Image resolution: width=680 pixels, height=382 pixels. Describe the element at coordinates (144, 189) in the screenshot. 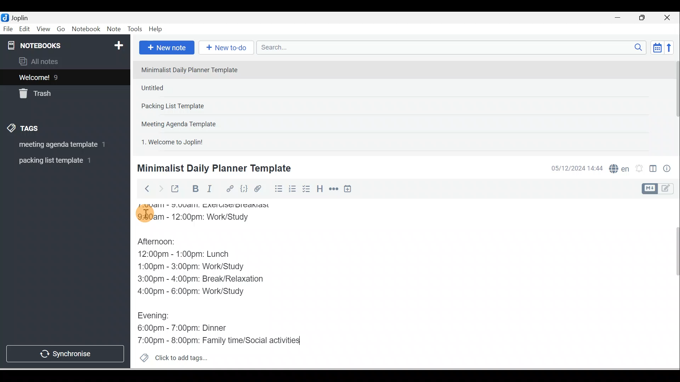

I see `Back` at that location.